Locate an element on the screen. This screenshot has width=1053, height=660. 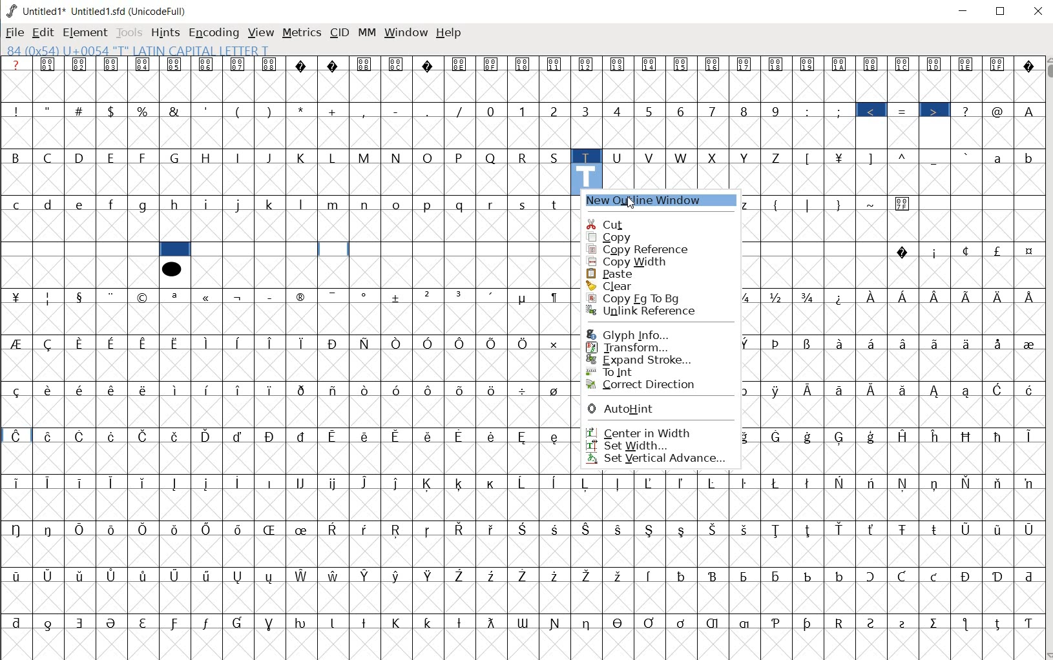
Symbol is located at coordinates (494, 528).